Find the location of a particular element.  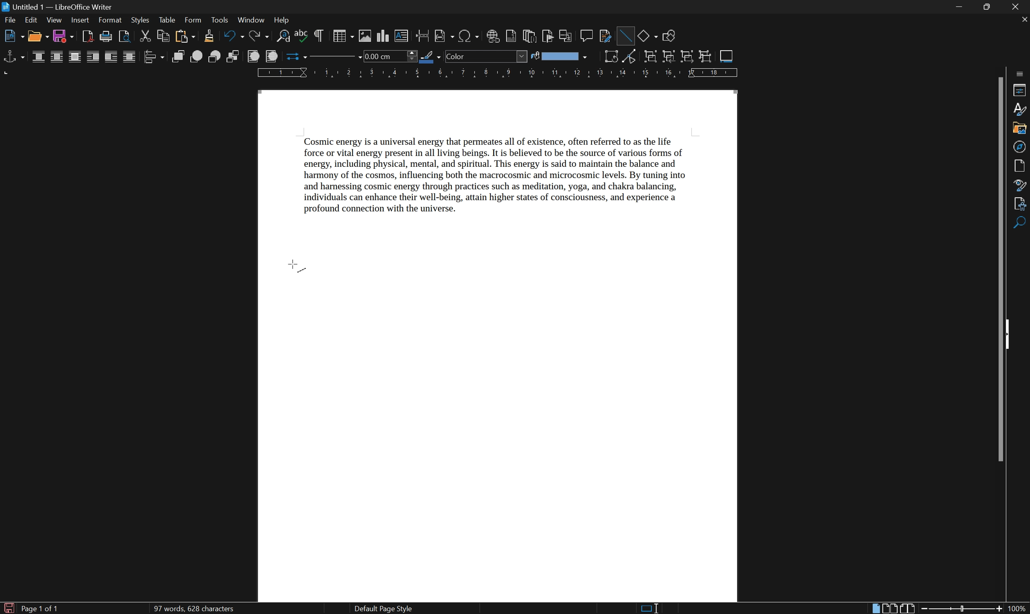

open is located at coordinates (39, 37).